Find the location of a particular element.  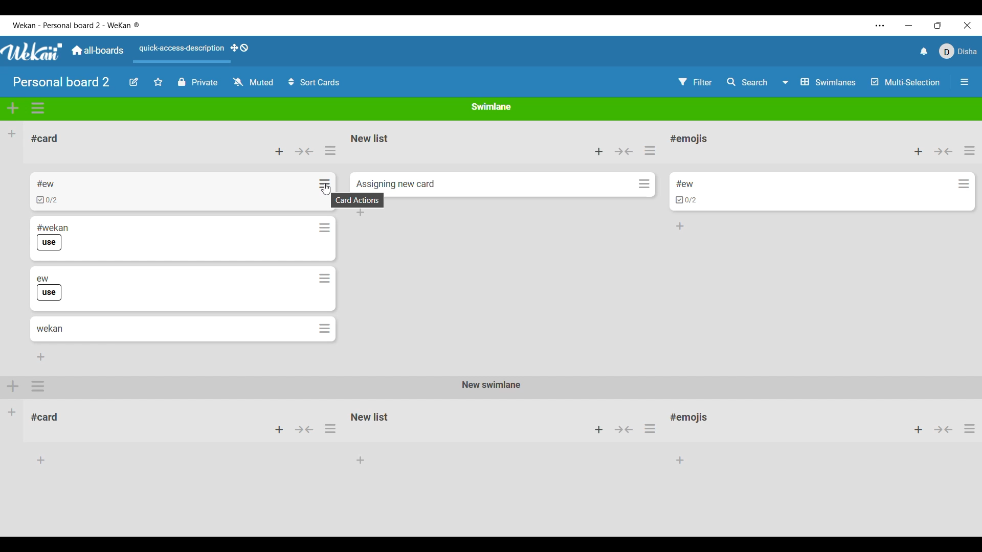

List name is located at coordinates (370, 139).